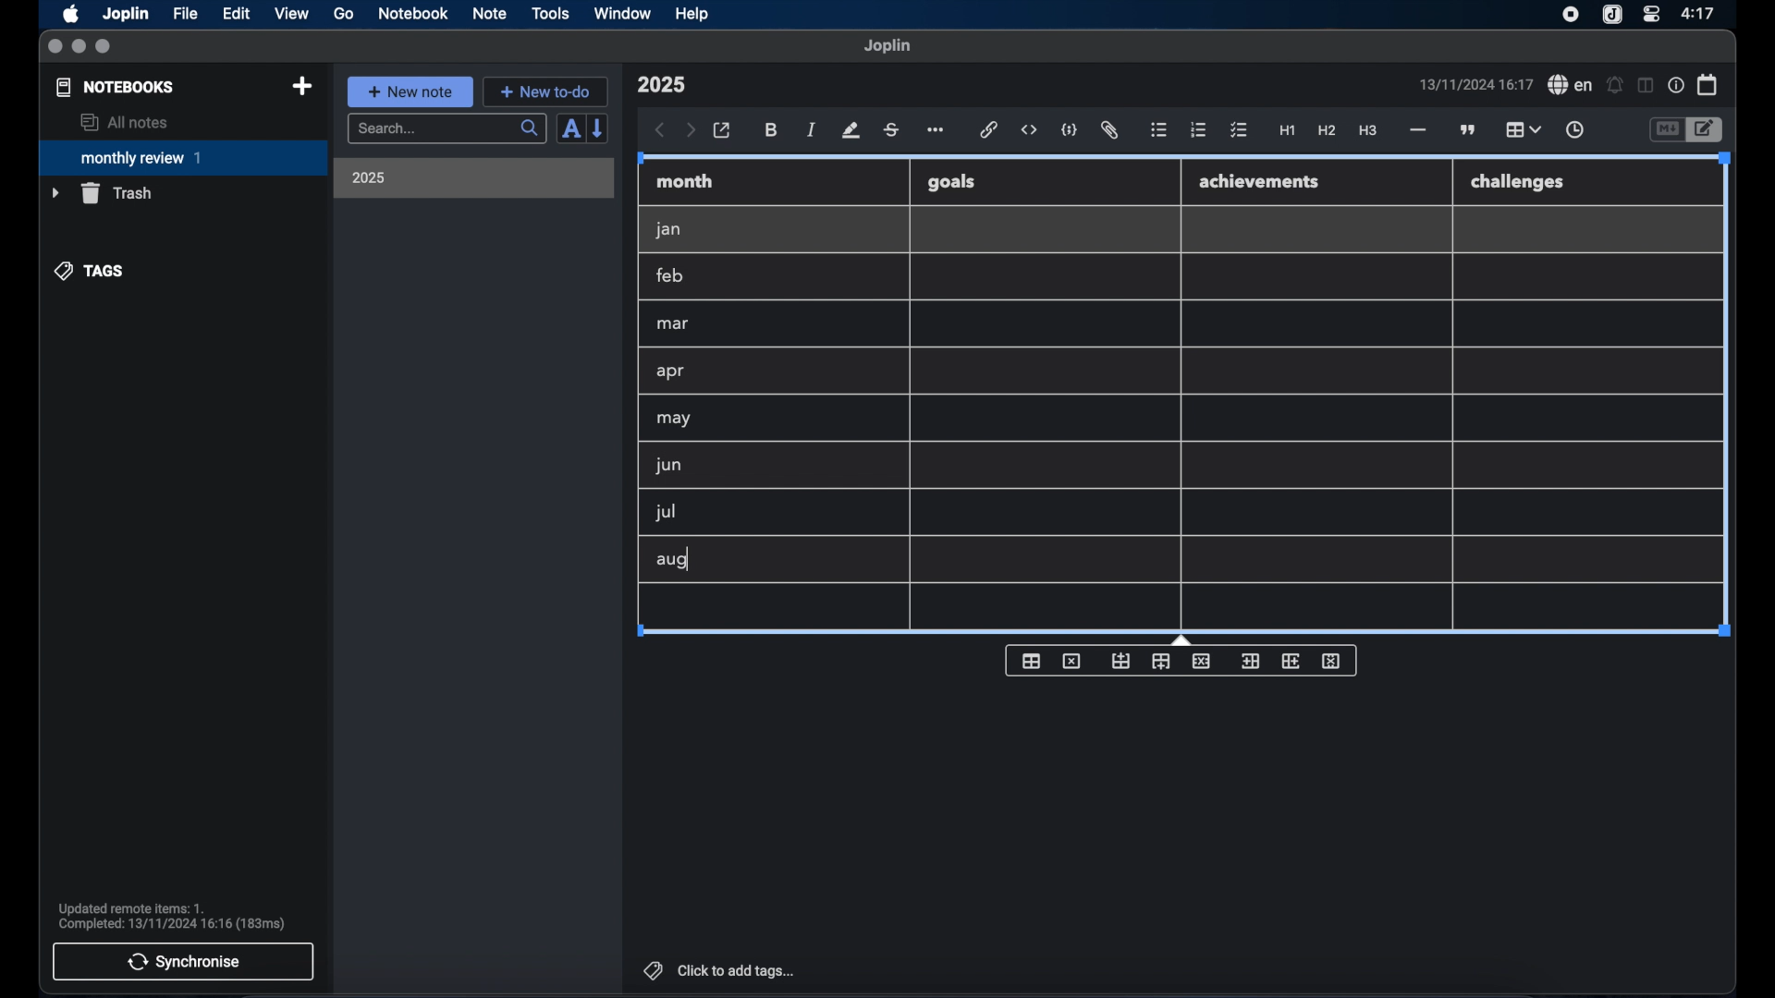  I want to click on minimize, so click(79, 47).